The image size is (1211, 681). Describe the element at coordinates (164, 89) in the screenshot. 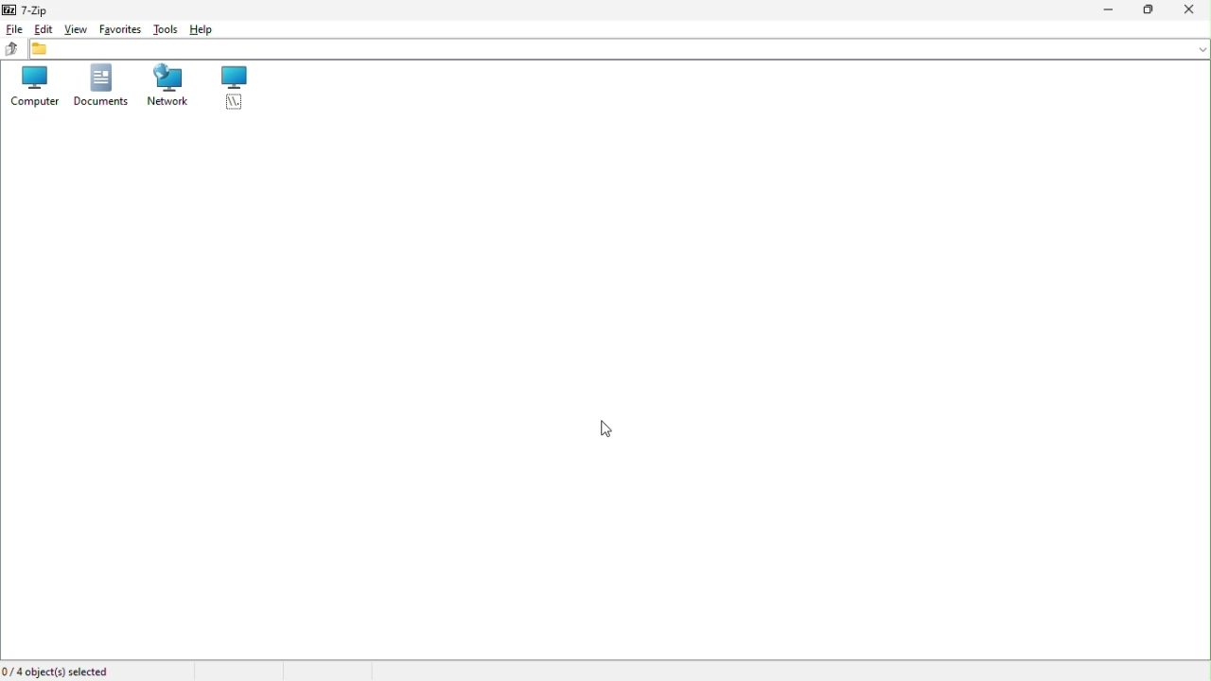

I see `network` at that location.